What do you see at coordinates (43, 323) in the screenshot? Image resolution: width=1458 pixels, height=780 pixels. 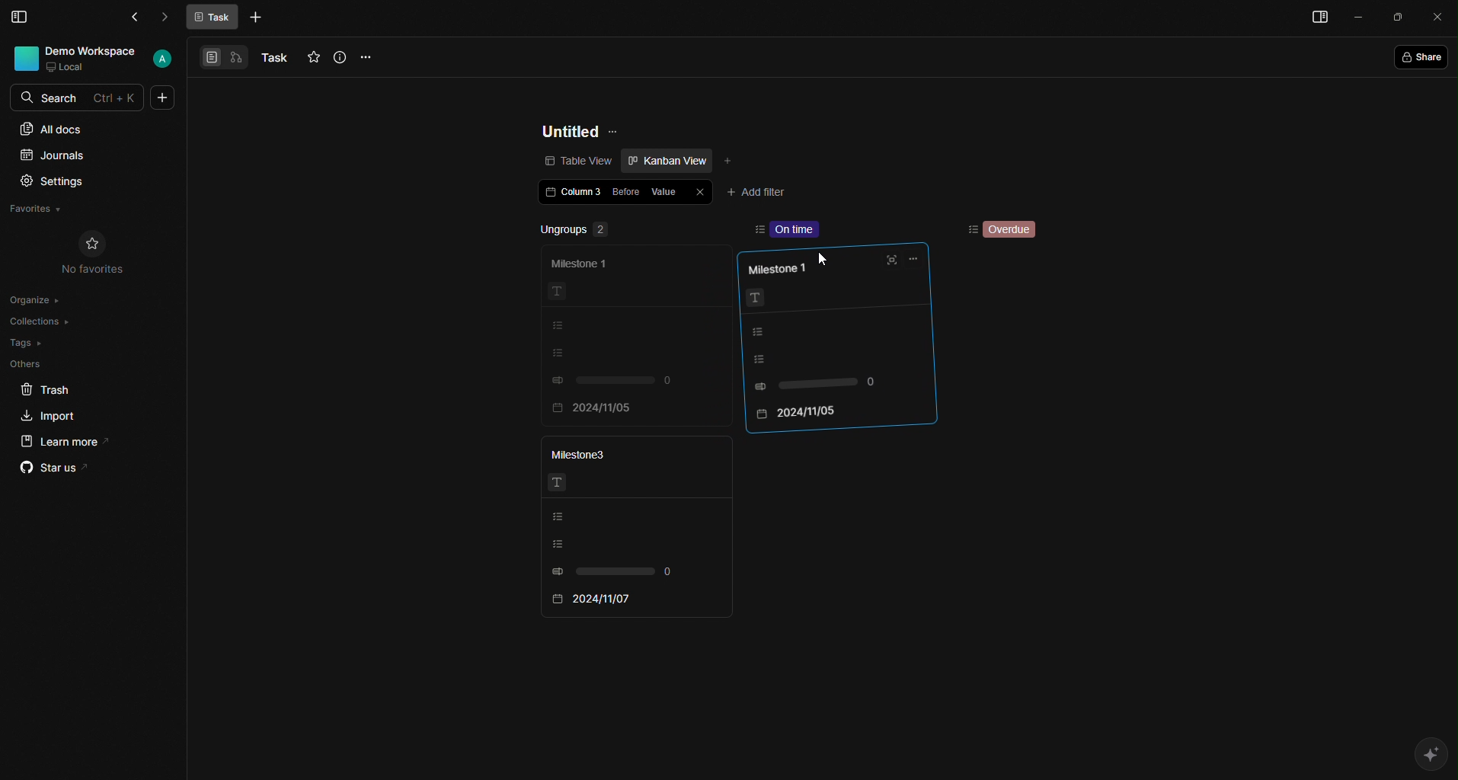 I see `Collections` at bounding box center [43, 323].